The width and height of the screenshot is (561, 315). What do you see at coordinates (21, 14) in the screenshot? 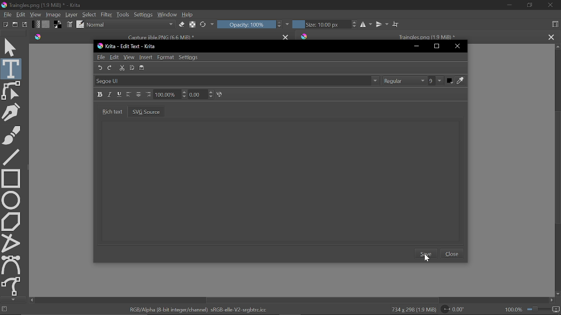
I see `Edit` at bounding box center [21, 14].